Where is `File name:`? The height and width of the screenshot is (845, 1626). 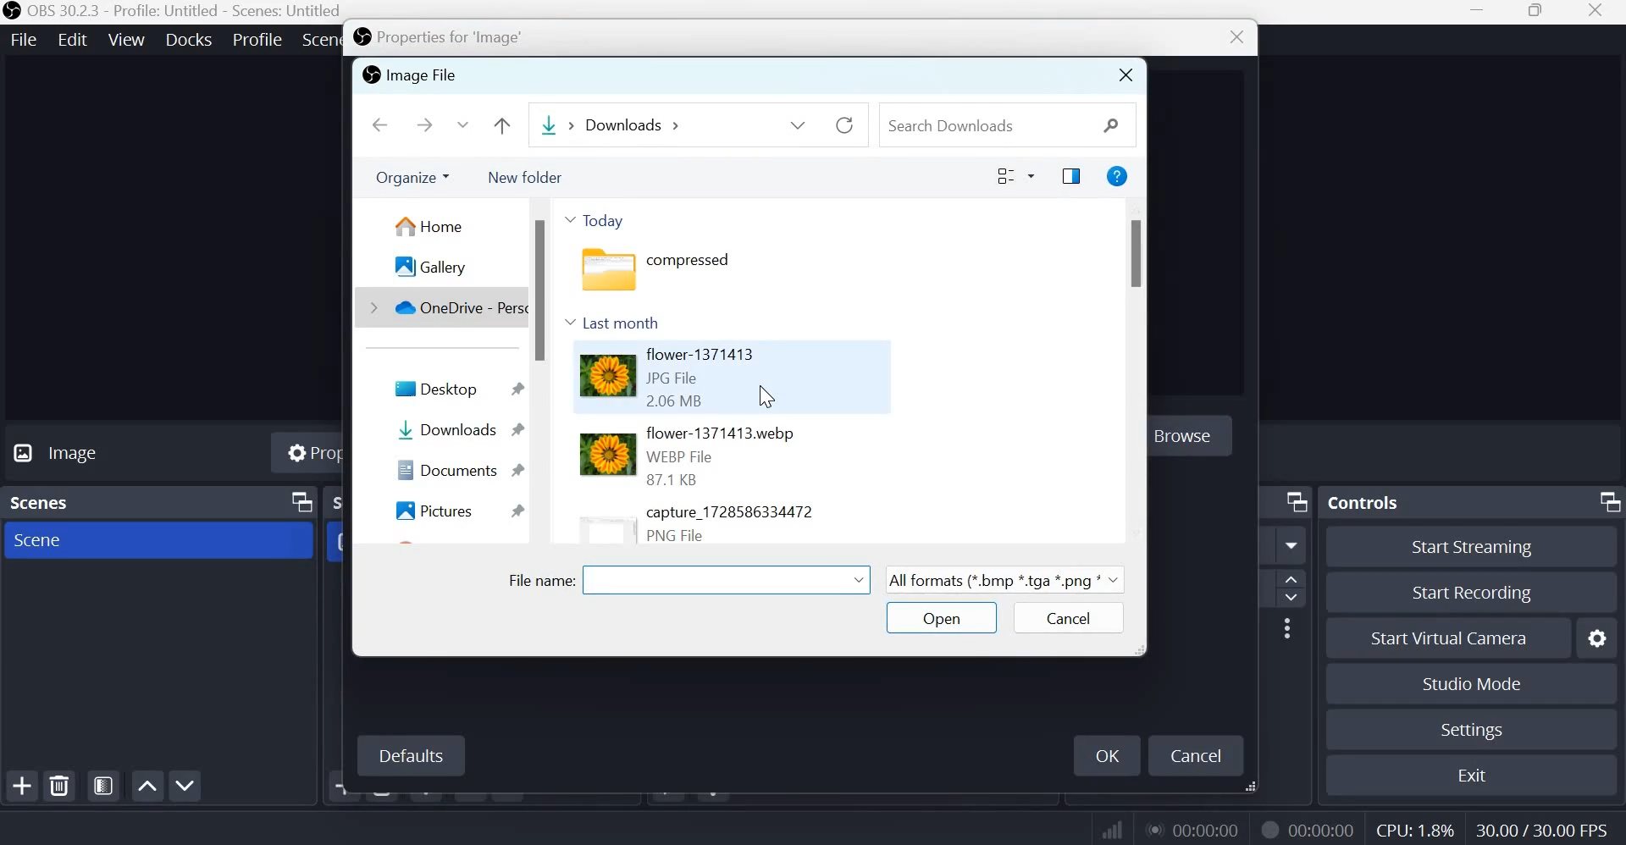
File name: is located at coordinates (538, 578).